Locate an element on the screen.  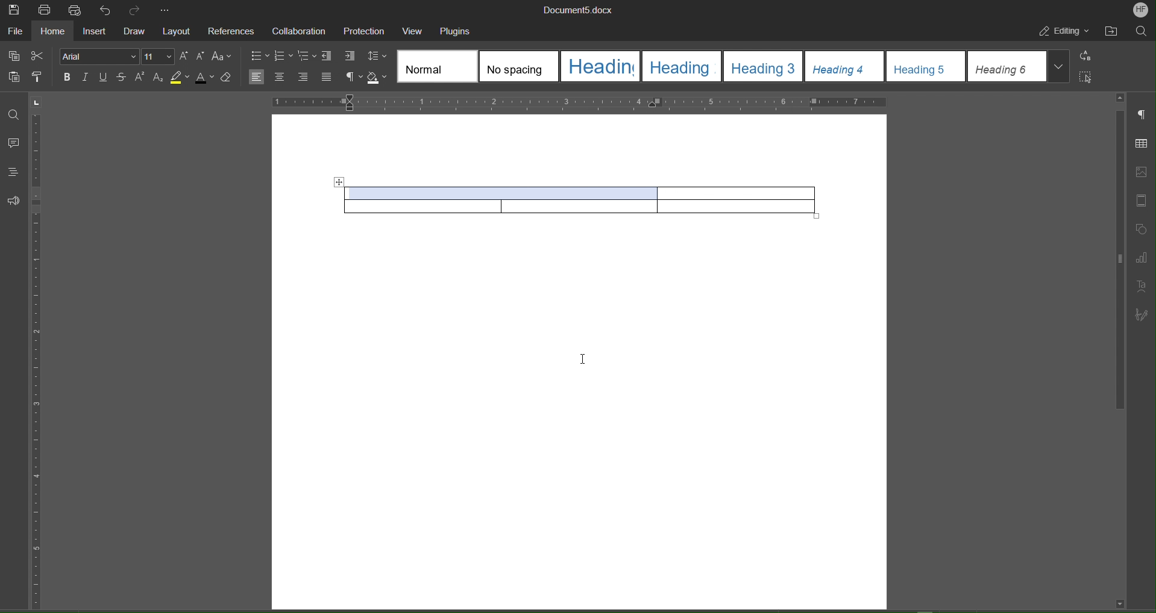
Bold is located at coordinates (68, 78).